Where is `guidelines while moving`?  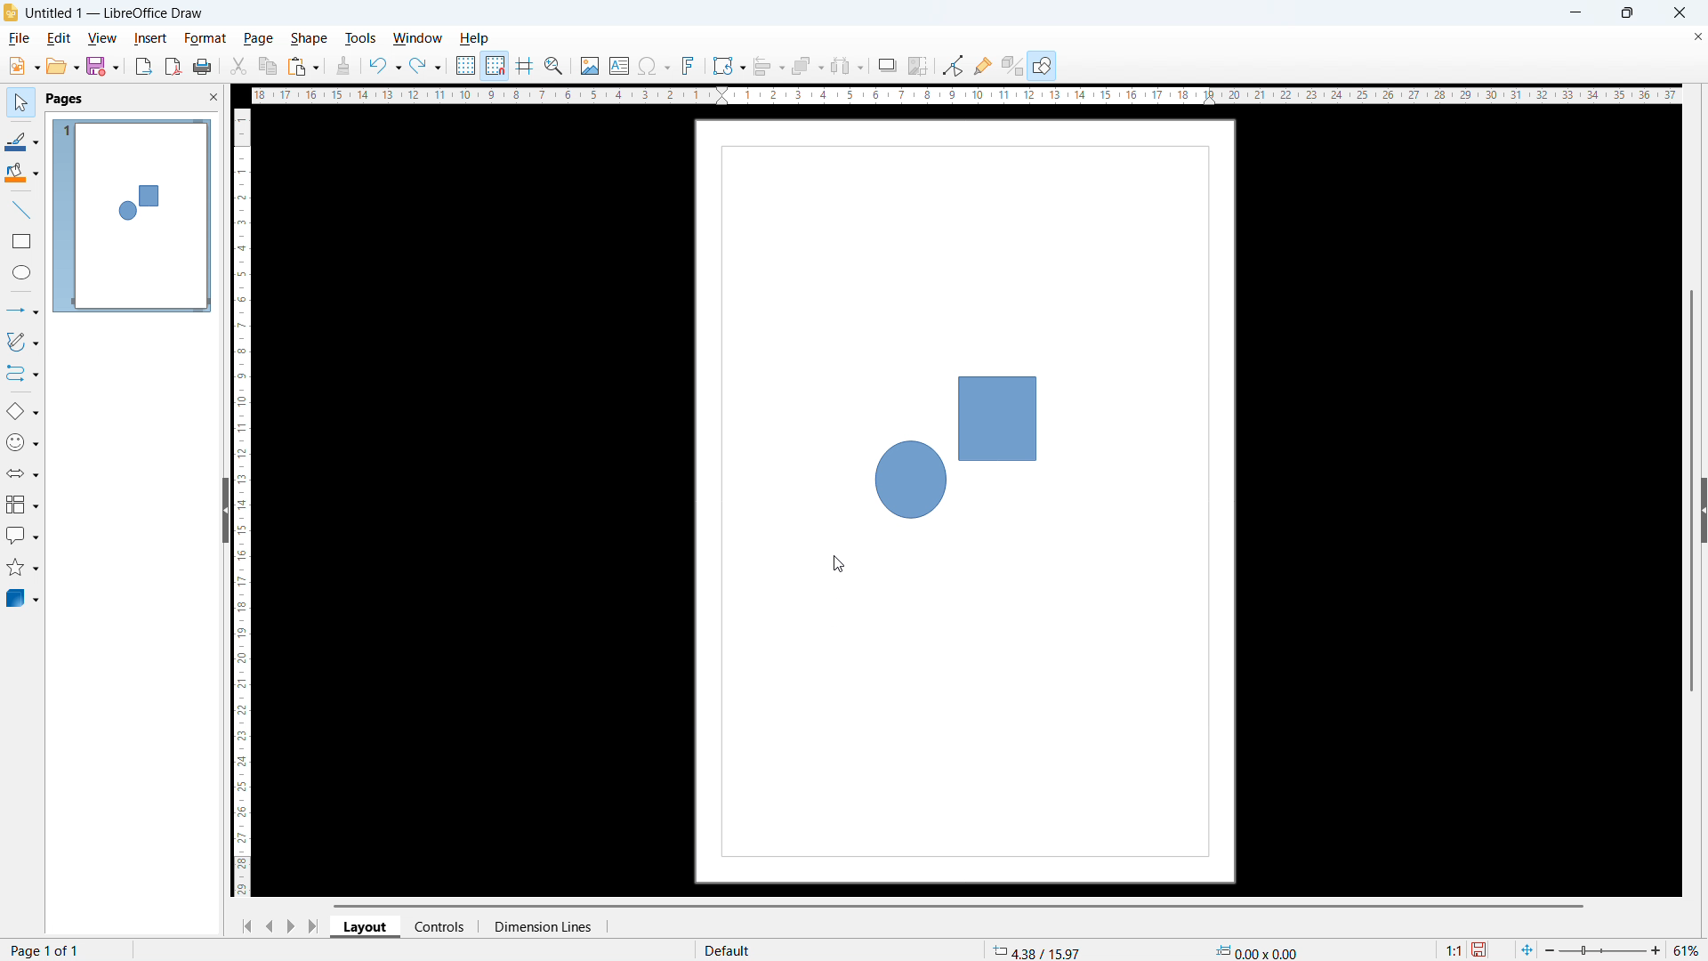 guidelines while moving is located at coordinates (526, 65).